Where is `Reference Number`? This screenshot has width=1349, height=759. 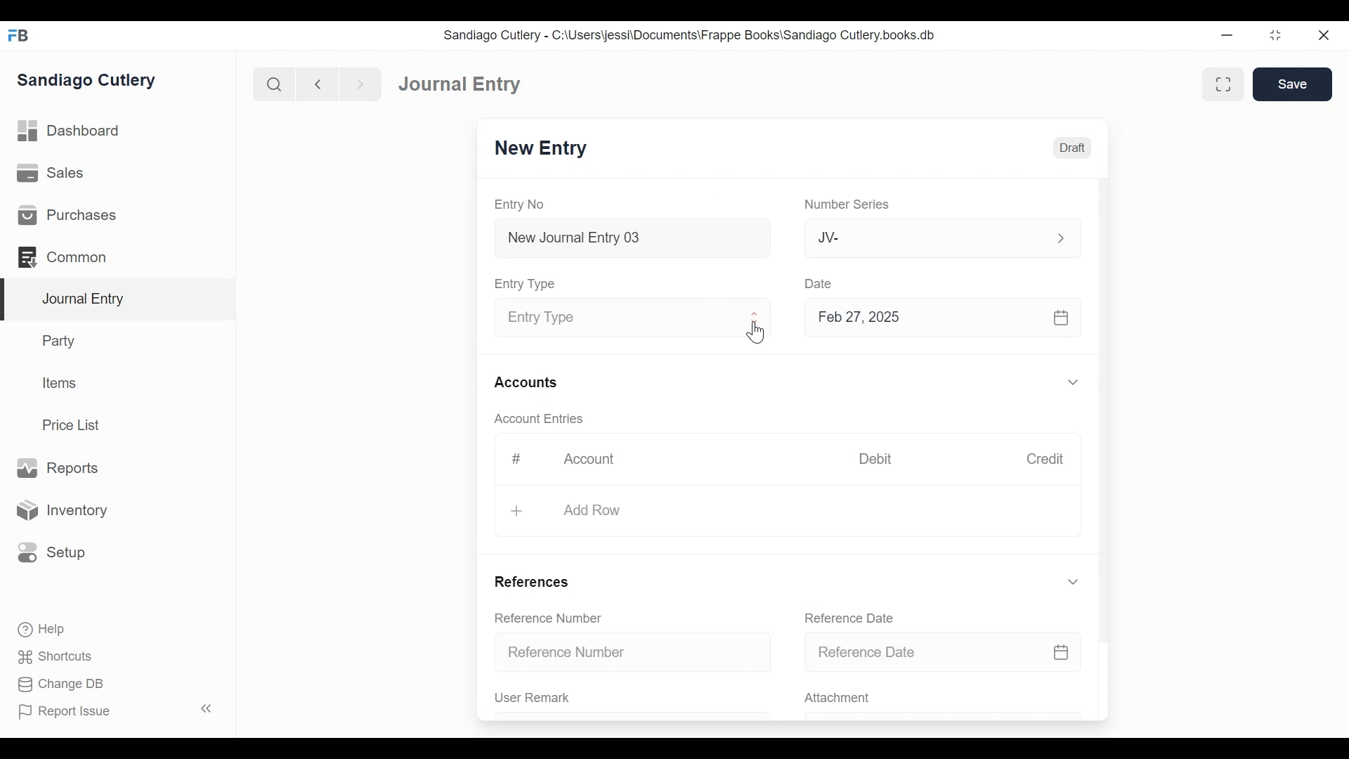
Reference Number is located at coordinates (549, 618).